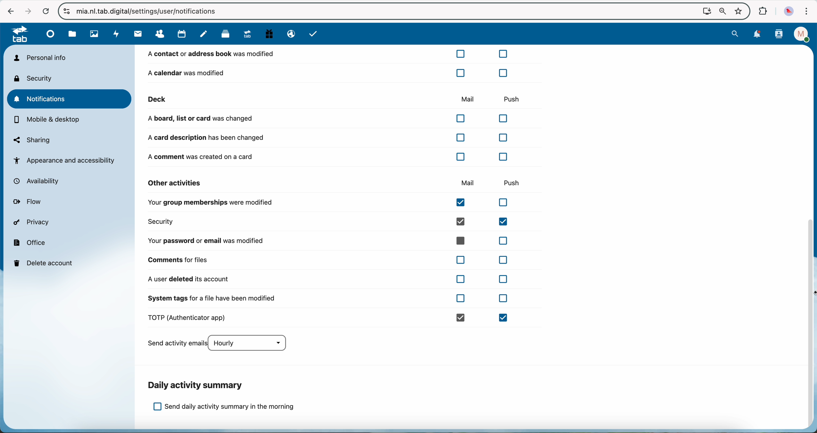  Describe the element at coordinates (468, 183) in the screenshot. I see `mail` at that location.